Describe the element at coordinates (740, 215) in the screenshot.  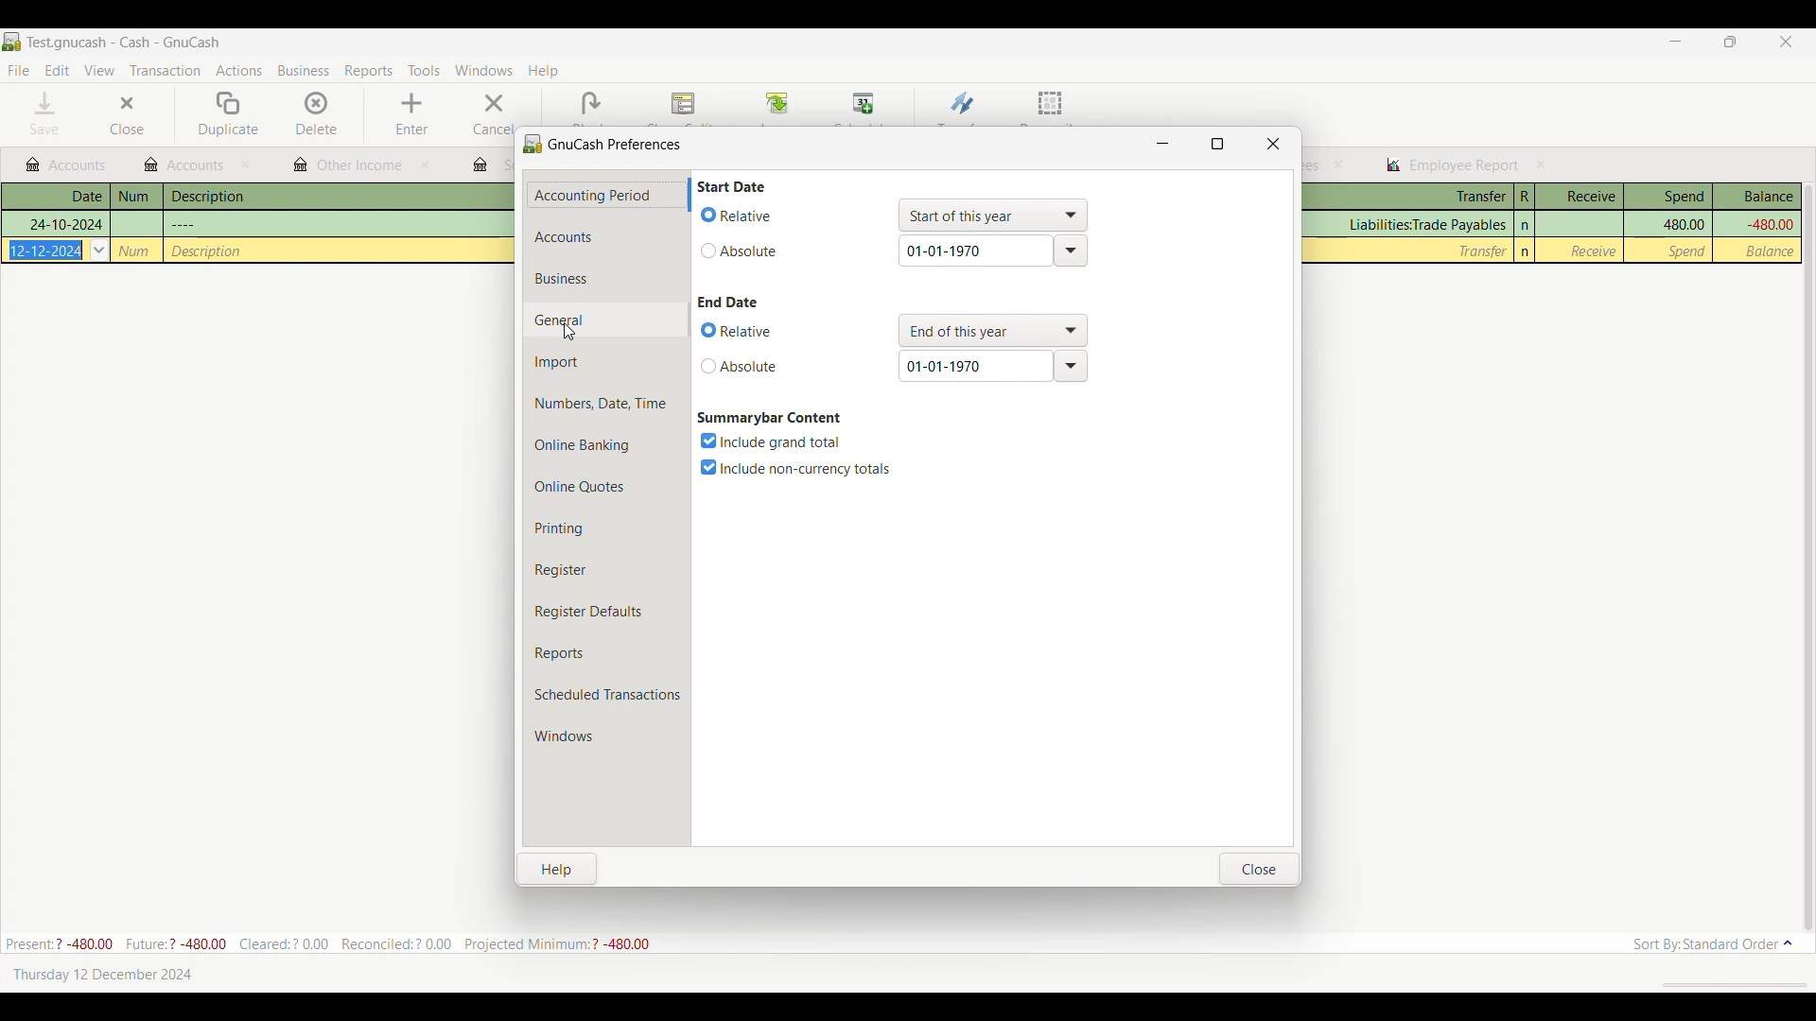
I see `Toggle options that also indicate date settings` at that location.